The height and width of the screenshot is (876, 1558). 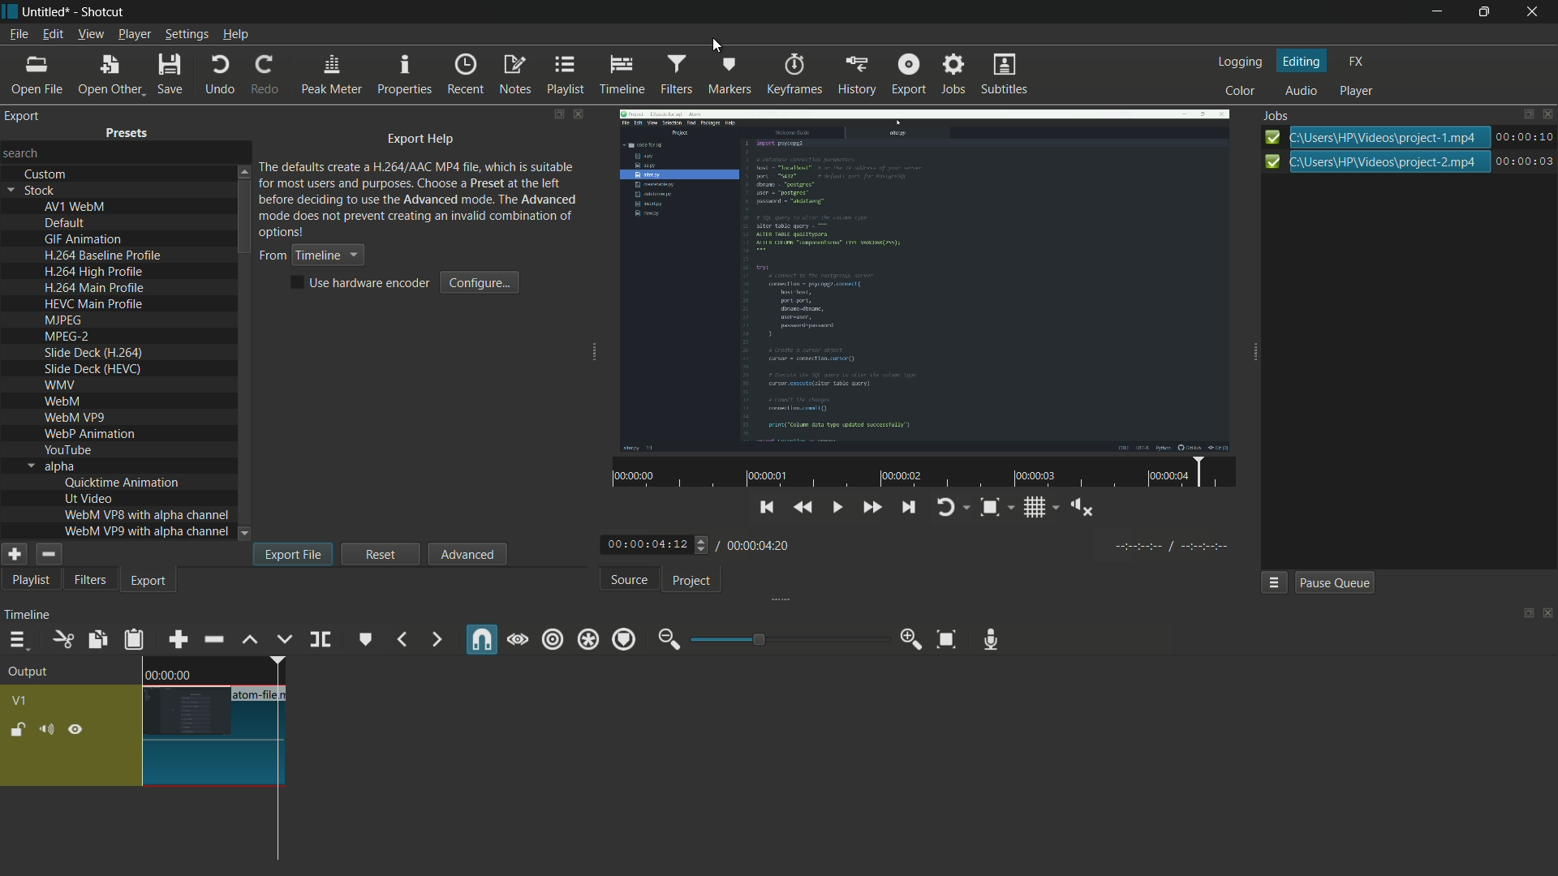 What do you see at coordinates (1487, 12) in the screenshot?
I see `maximize` at bounding box center [1487, 12].